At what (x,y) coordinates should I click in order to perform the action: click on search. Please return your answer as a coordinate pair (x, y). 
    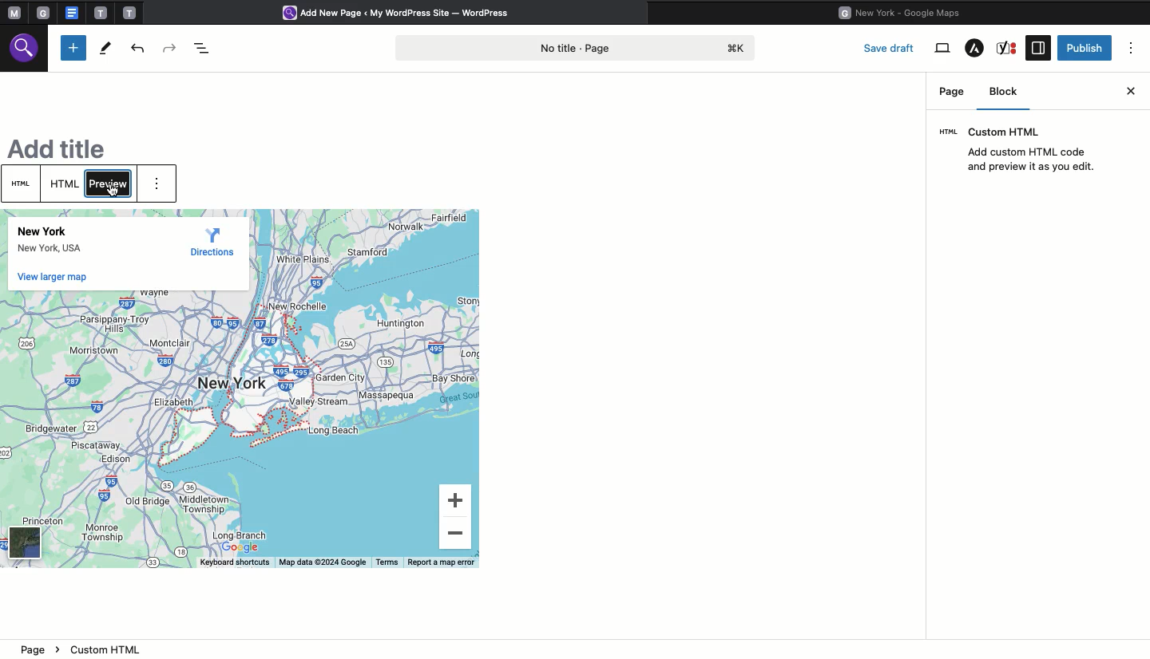
    Looking at the image, I should click on (26, 51).